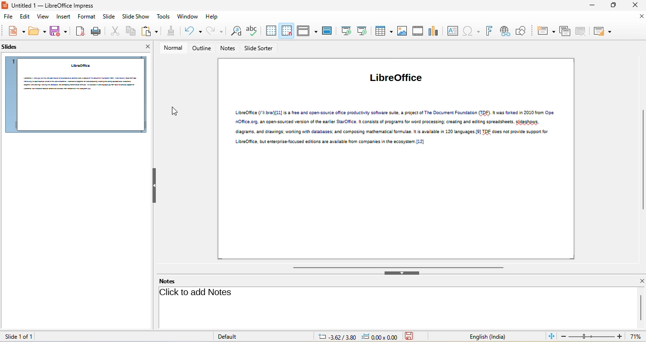 Image resolution: width=646 pixels, height=342 pixels. I want to click on libre office, so click(400, 81).